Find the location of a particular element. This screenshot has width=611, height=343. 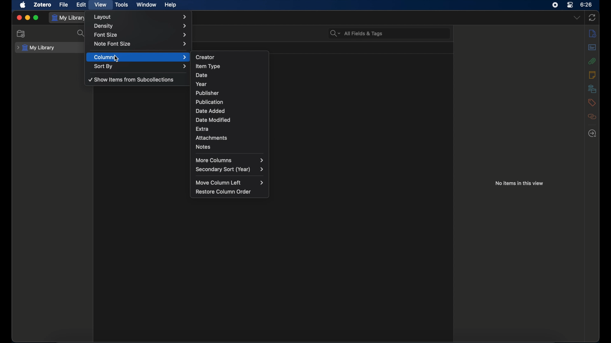

locate is located at coordinates (592, 133).